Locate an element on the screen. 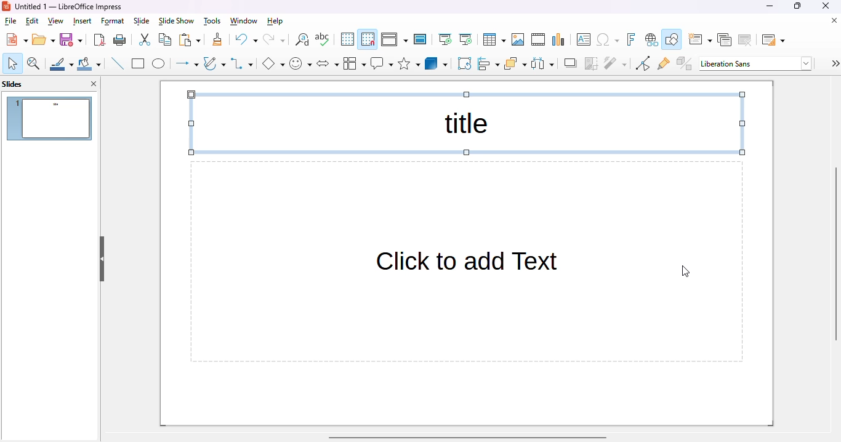 Image resolution: width=841 pixels, height=442 pixels. block arrows is located at coordinates (328, 64).